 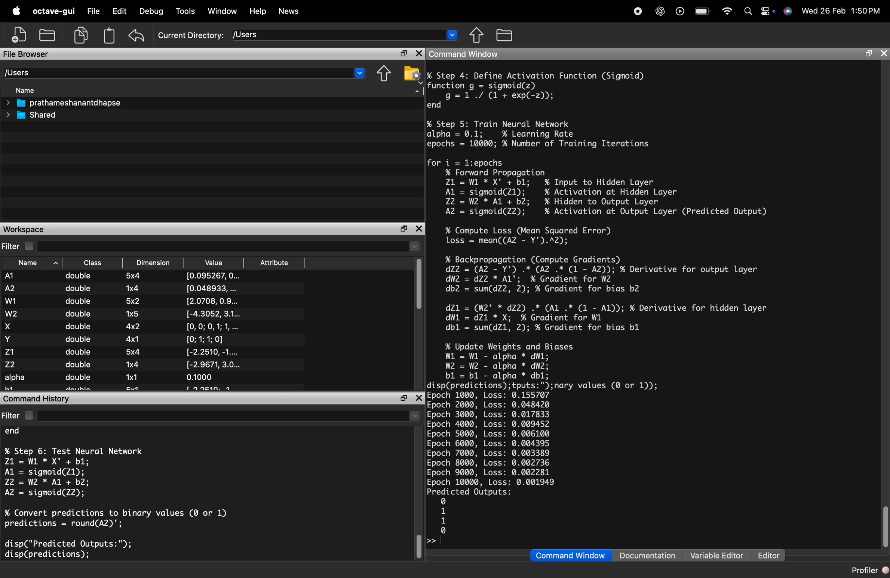 I want to click on Wed 26 Feb, so click(x=823, y=11).